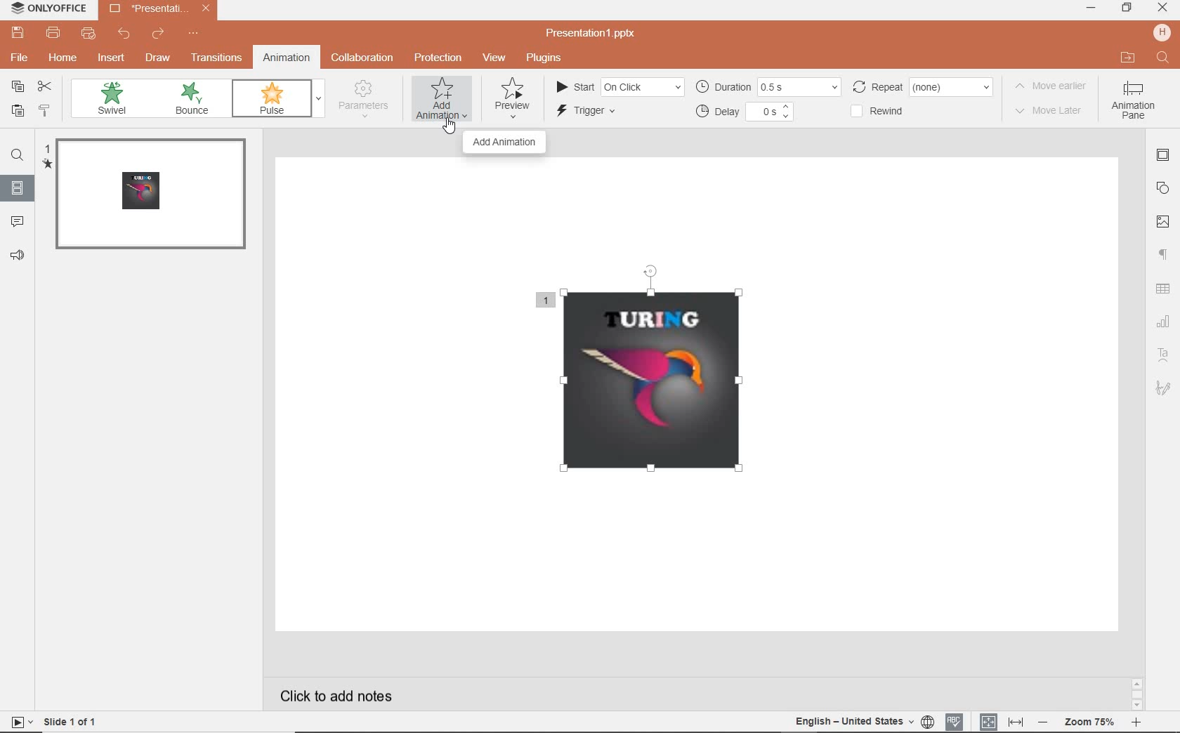 This screenshot has height=733, width=1180. Describe the element at coordinates (61, 57) in the screenshot. I see `home` at that location.